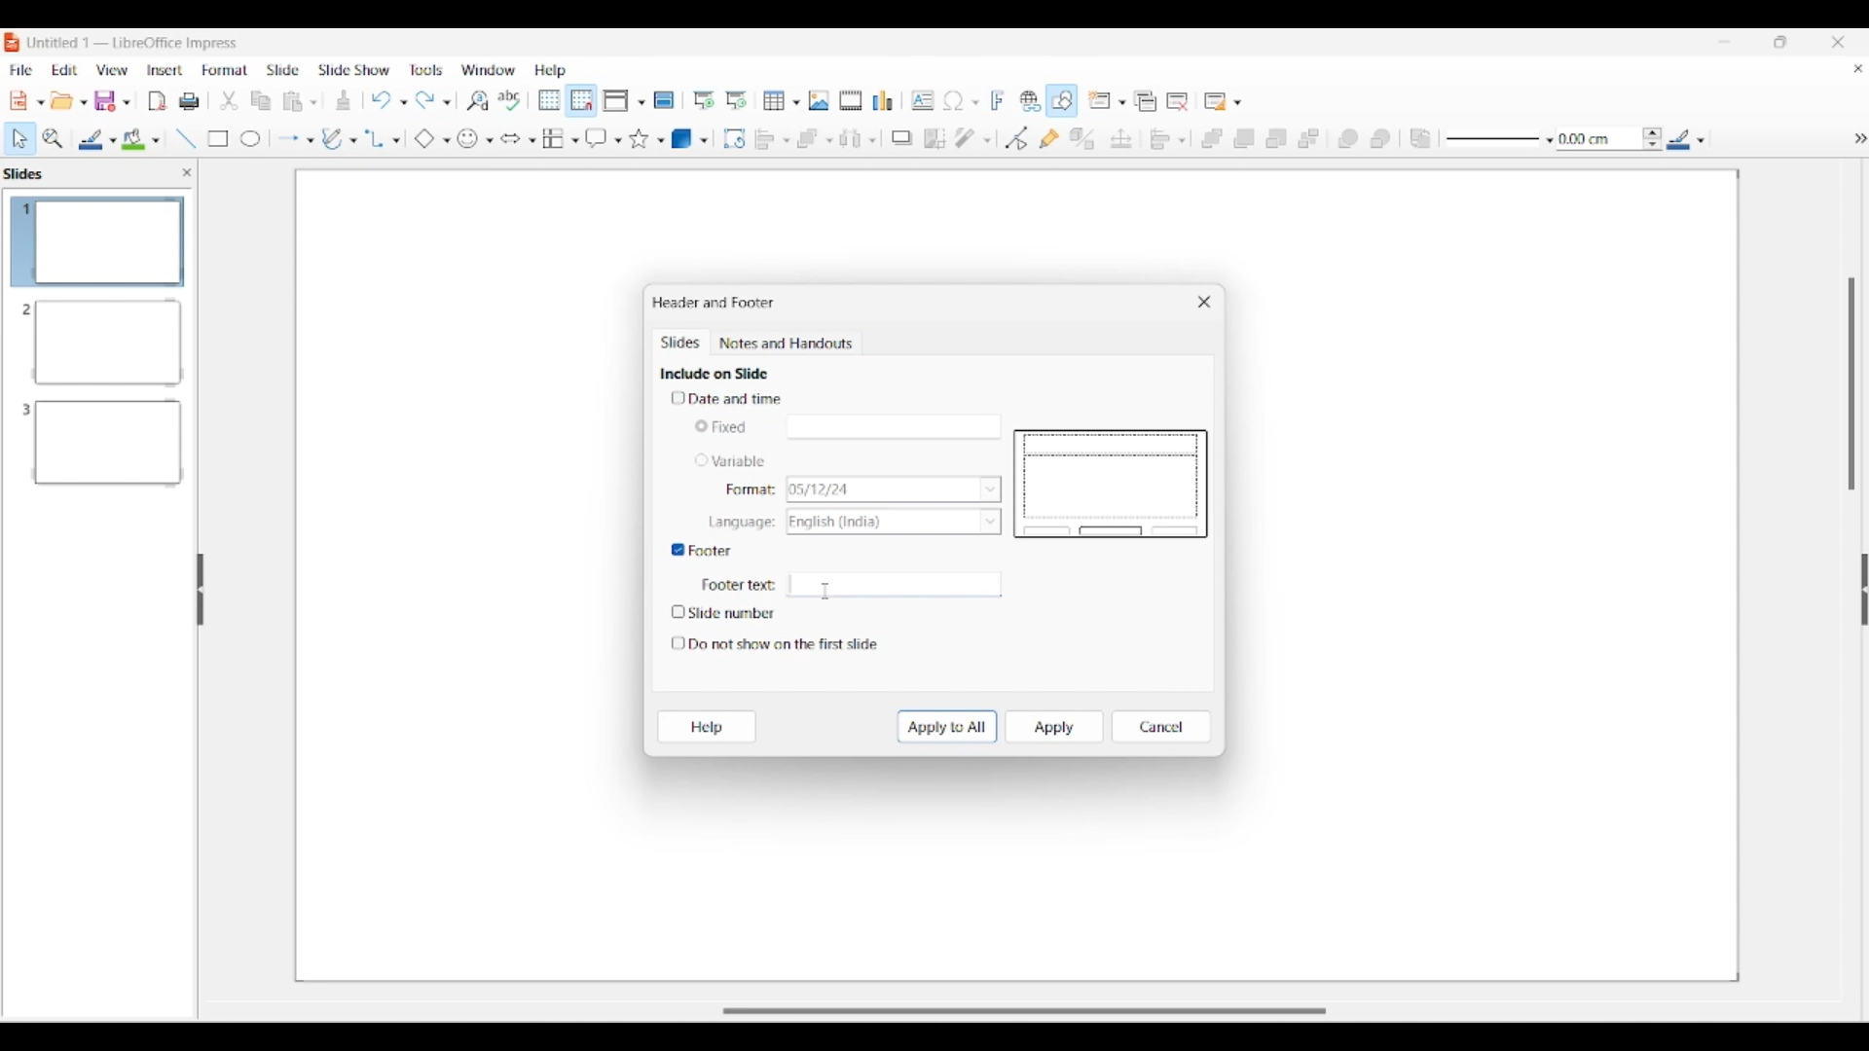 This screenshot has width=1869, height=1051. I want to click on Delete slide, so click(1178, 102).